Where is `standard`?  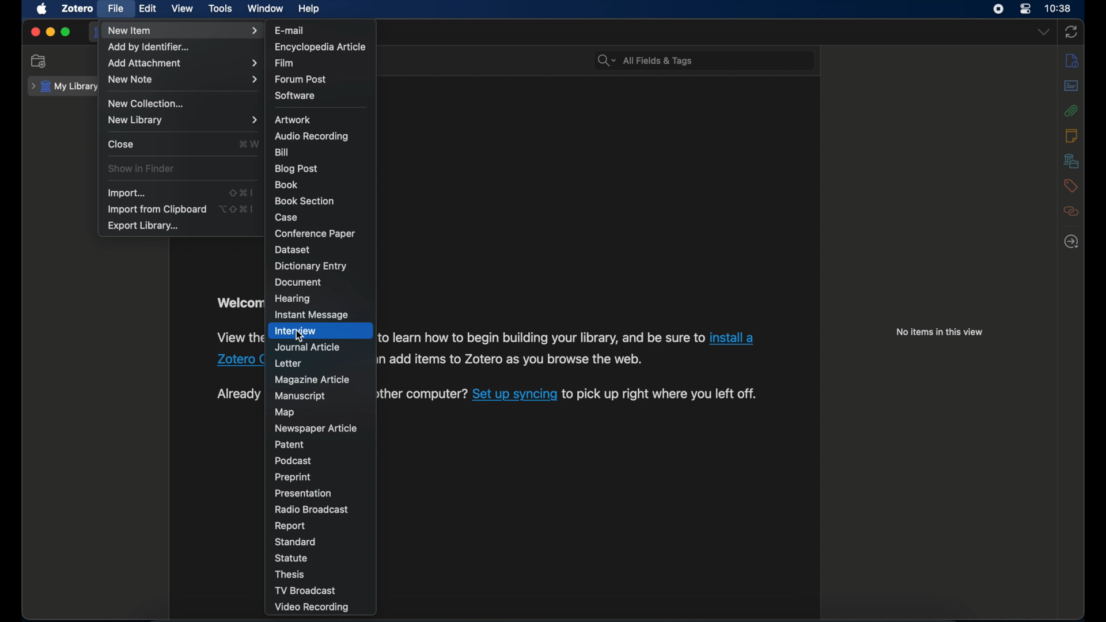 standard is located at coordinates (296, 543).